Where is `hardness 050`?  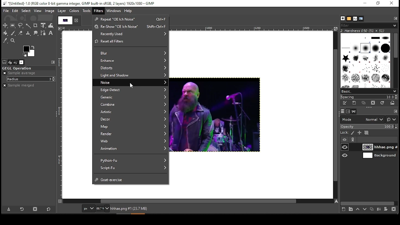 hardness 050 is located at coordinates (368, 31).